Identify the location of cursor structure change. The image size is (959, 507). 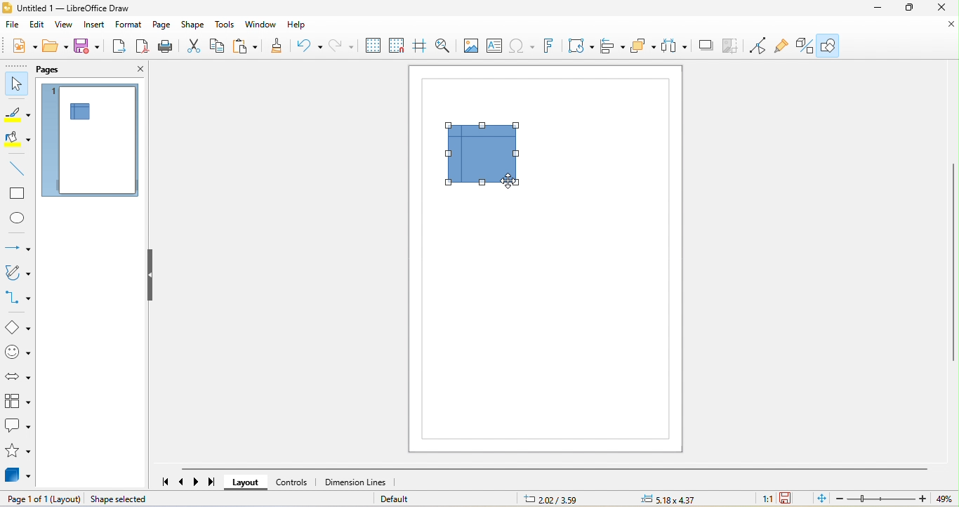
(512, 182).